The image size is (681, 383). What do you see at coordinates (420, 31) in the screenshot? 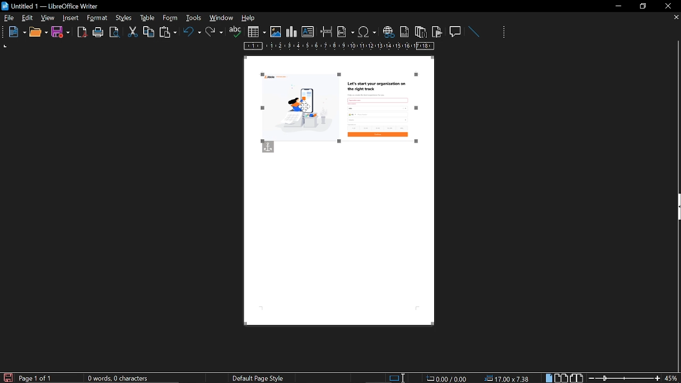
I see `insert endnote` at bounding box center [420, 31].